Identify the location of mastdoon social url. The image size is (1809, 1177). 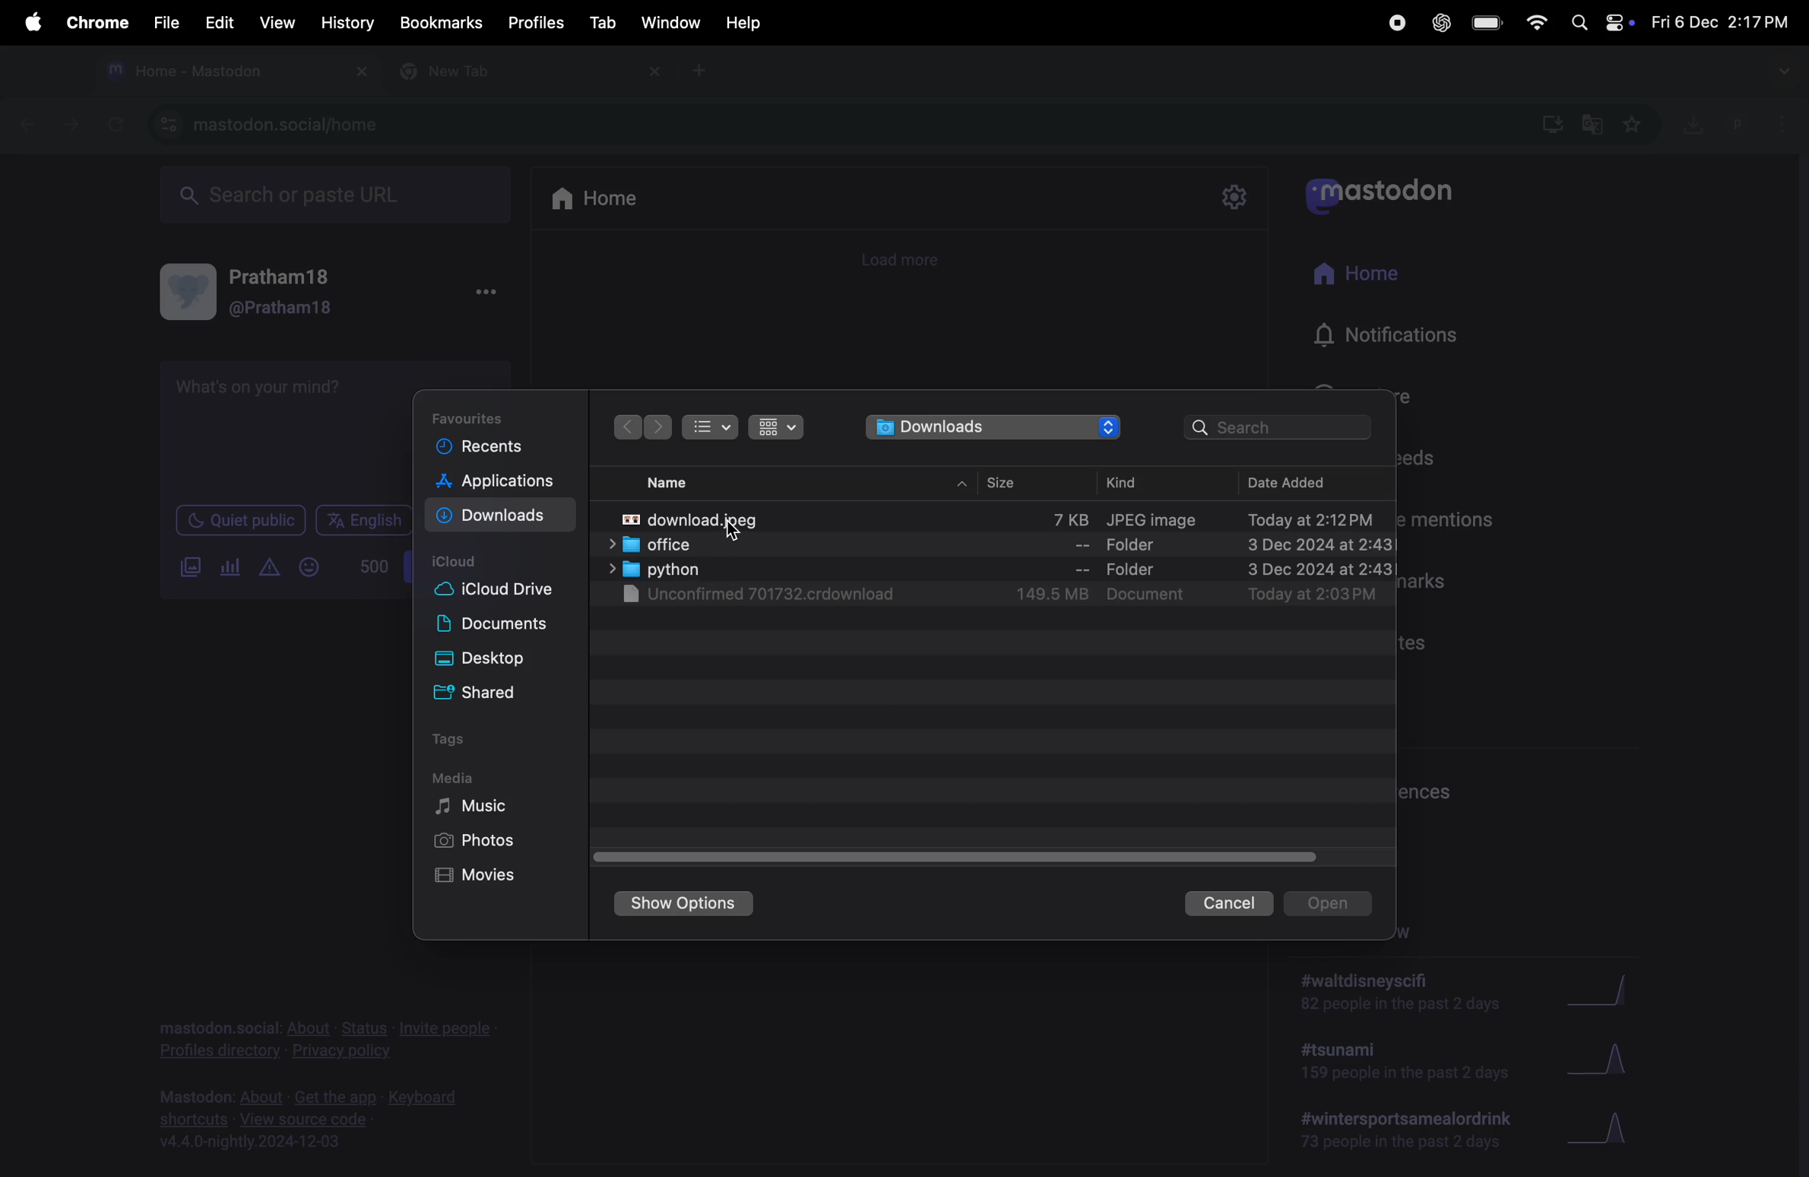
(271, 122).